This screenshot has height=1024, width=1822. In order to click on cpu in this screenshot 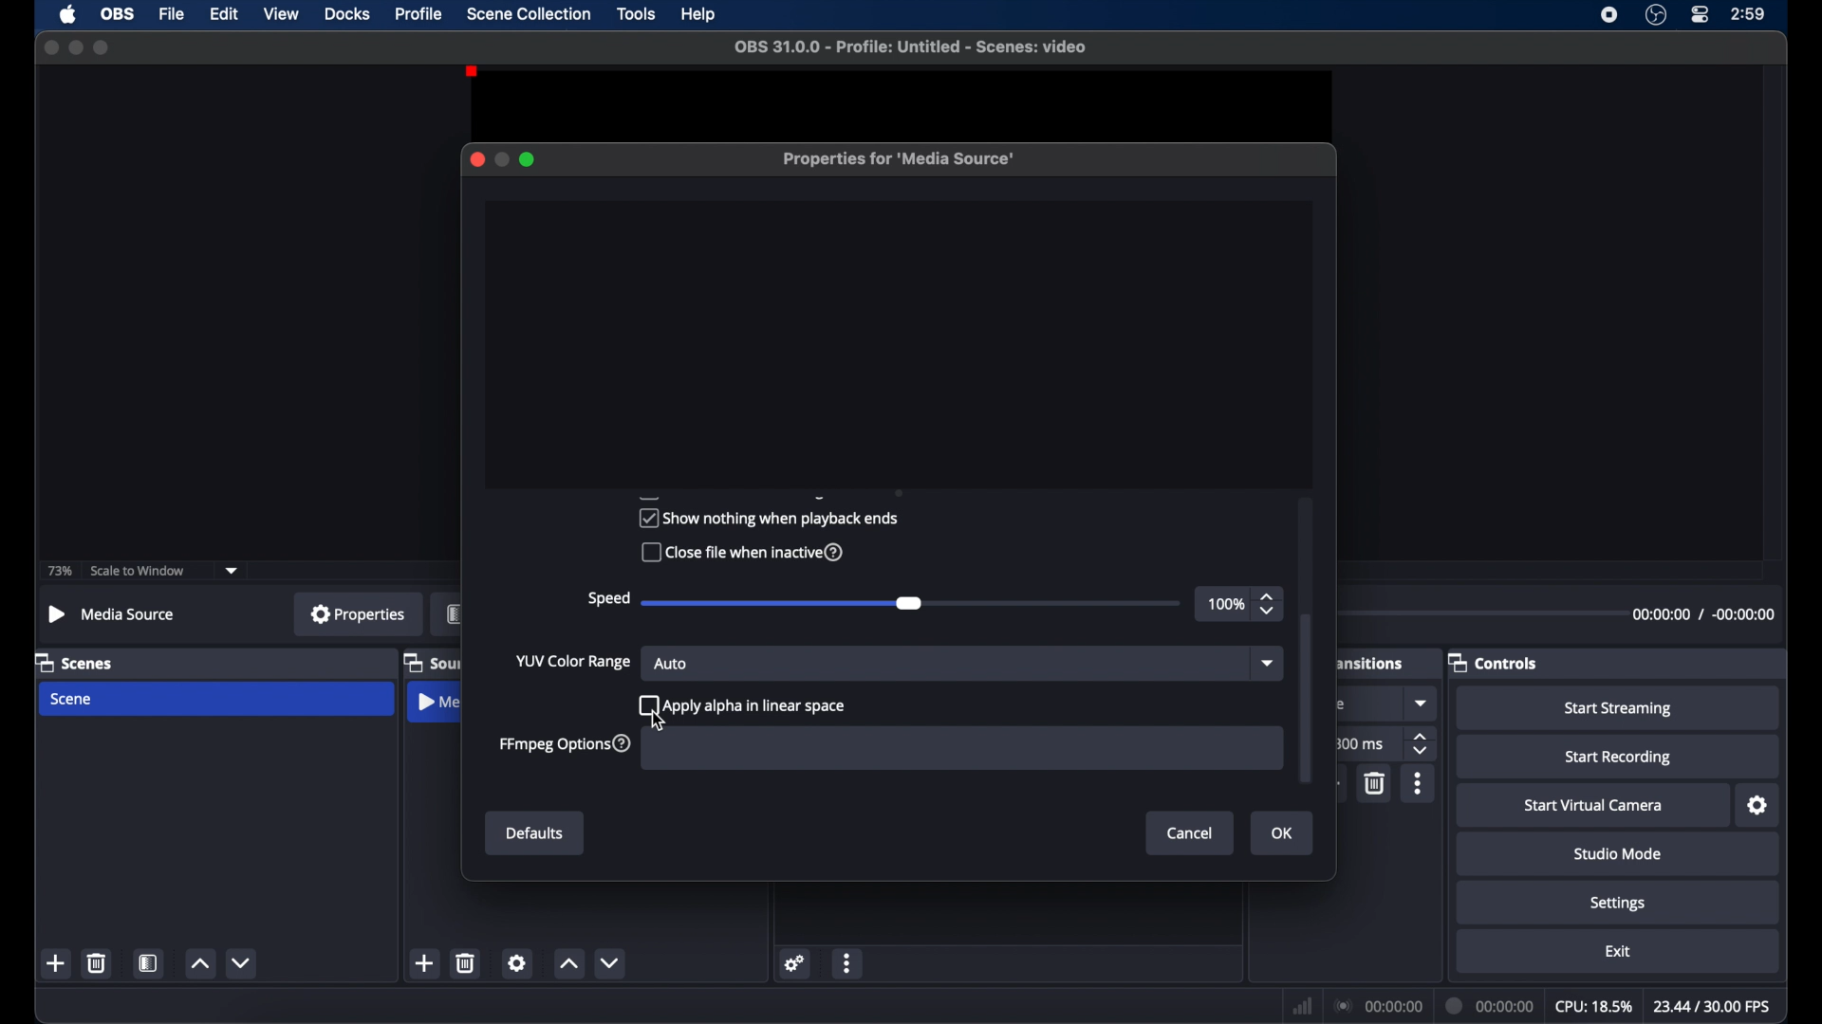, I will do `click(1594, 1007)`.